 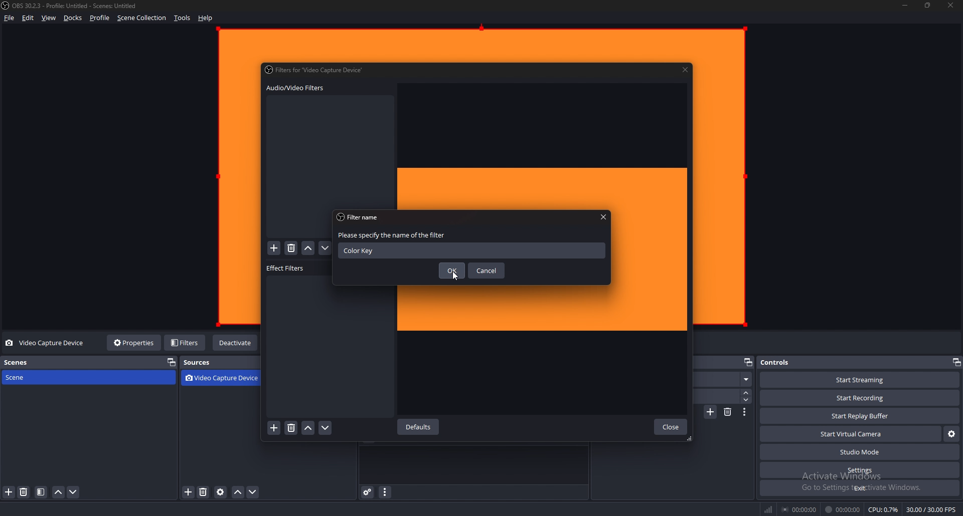 What do you see at coordinates (951, 6) in the screenshot?
I see `close` at bounding box center [951, 6].